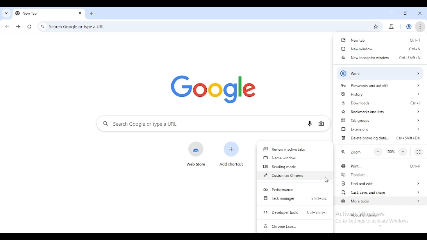 The width and height of the screenshot is (427, 240). Describe the element at coordinates (321, 124) in the screenshot. I see `search by image` at that location.